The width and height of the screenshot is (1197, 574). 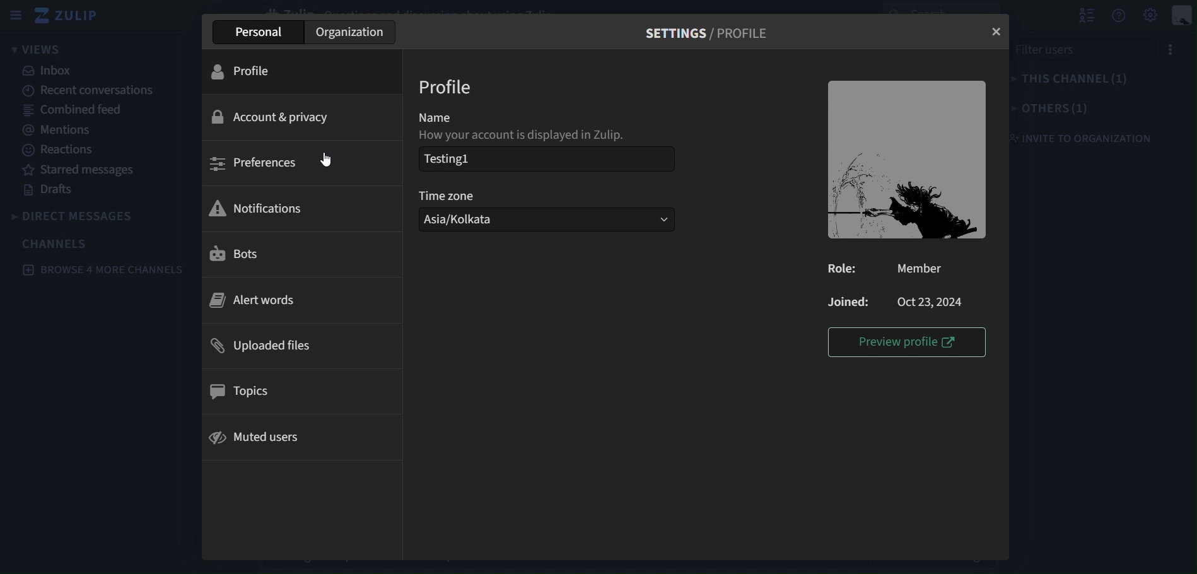 What do you see at coordinates (544, 220) in the screenshot?
I see `Asia/Kolkata` at bounding box center [544, 220].